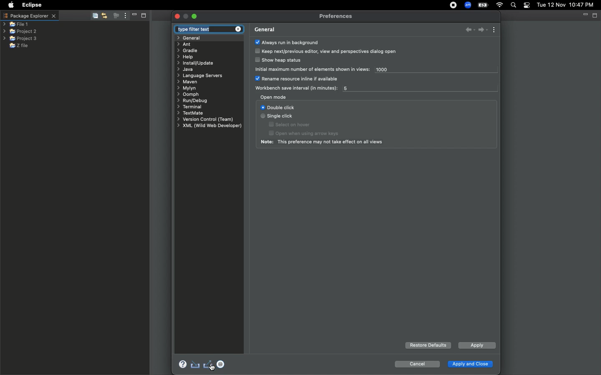  What do you see at coordinates (265, 30) in the screenshot?
I see `General` at bounding box center [265, 30].